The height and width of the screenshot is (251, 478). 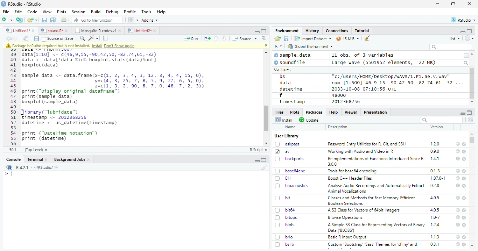 I want to click on Build, so click(x=96, y=12).